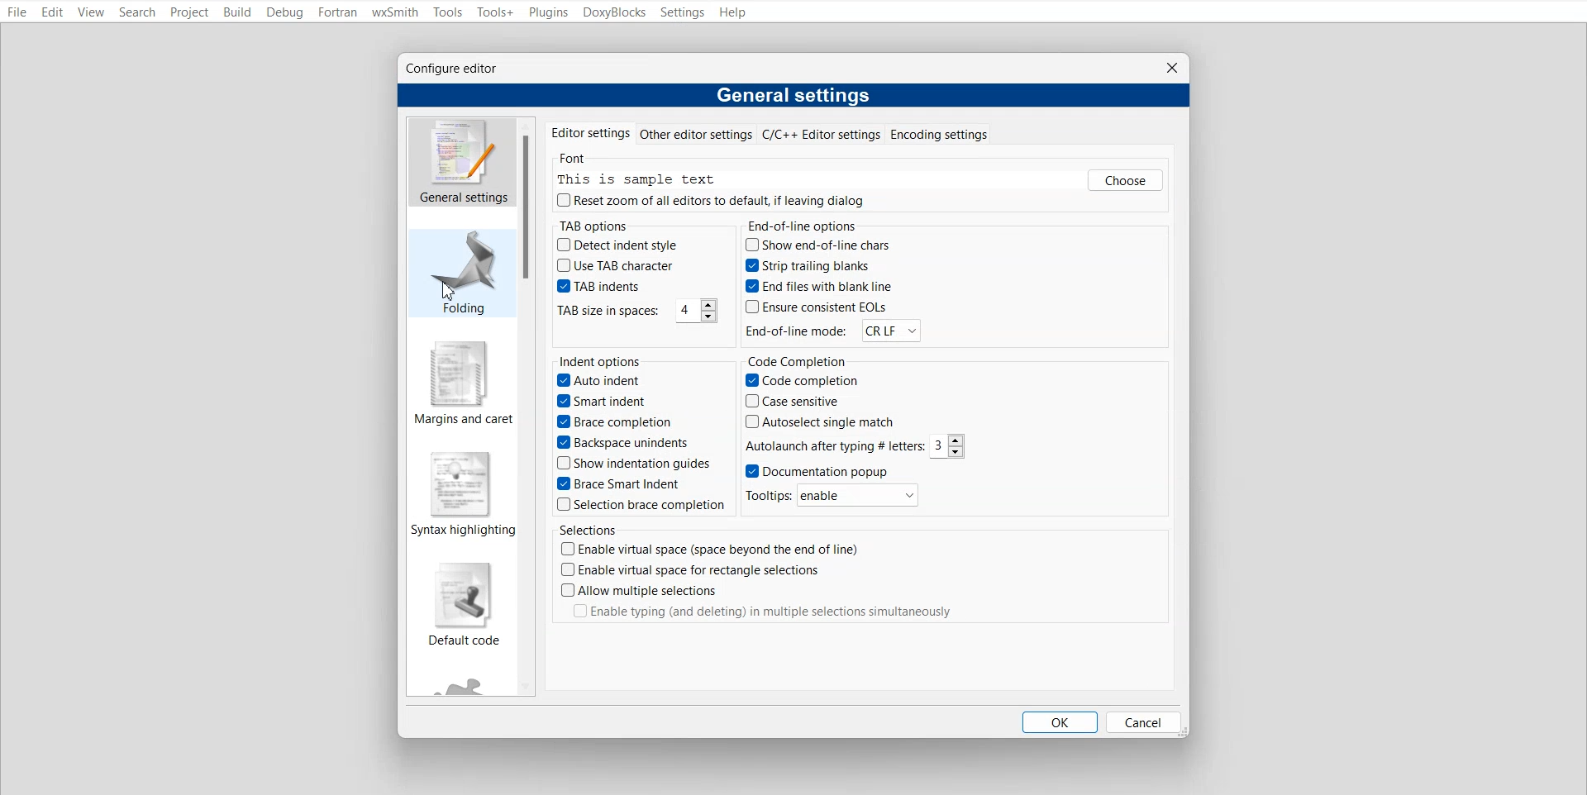 Image resolution: width=1587 pixels, height=795 pixels. What do you see at coordinates (806, 359) in the screenshot?
I see `Code Completion` at bounding box center [806, 359].